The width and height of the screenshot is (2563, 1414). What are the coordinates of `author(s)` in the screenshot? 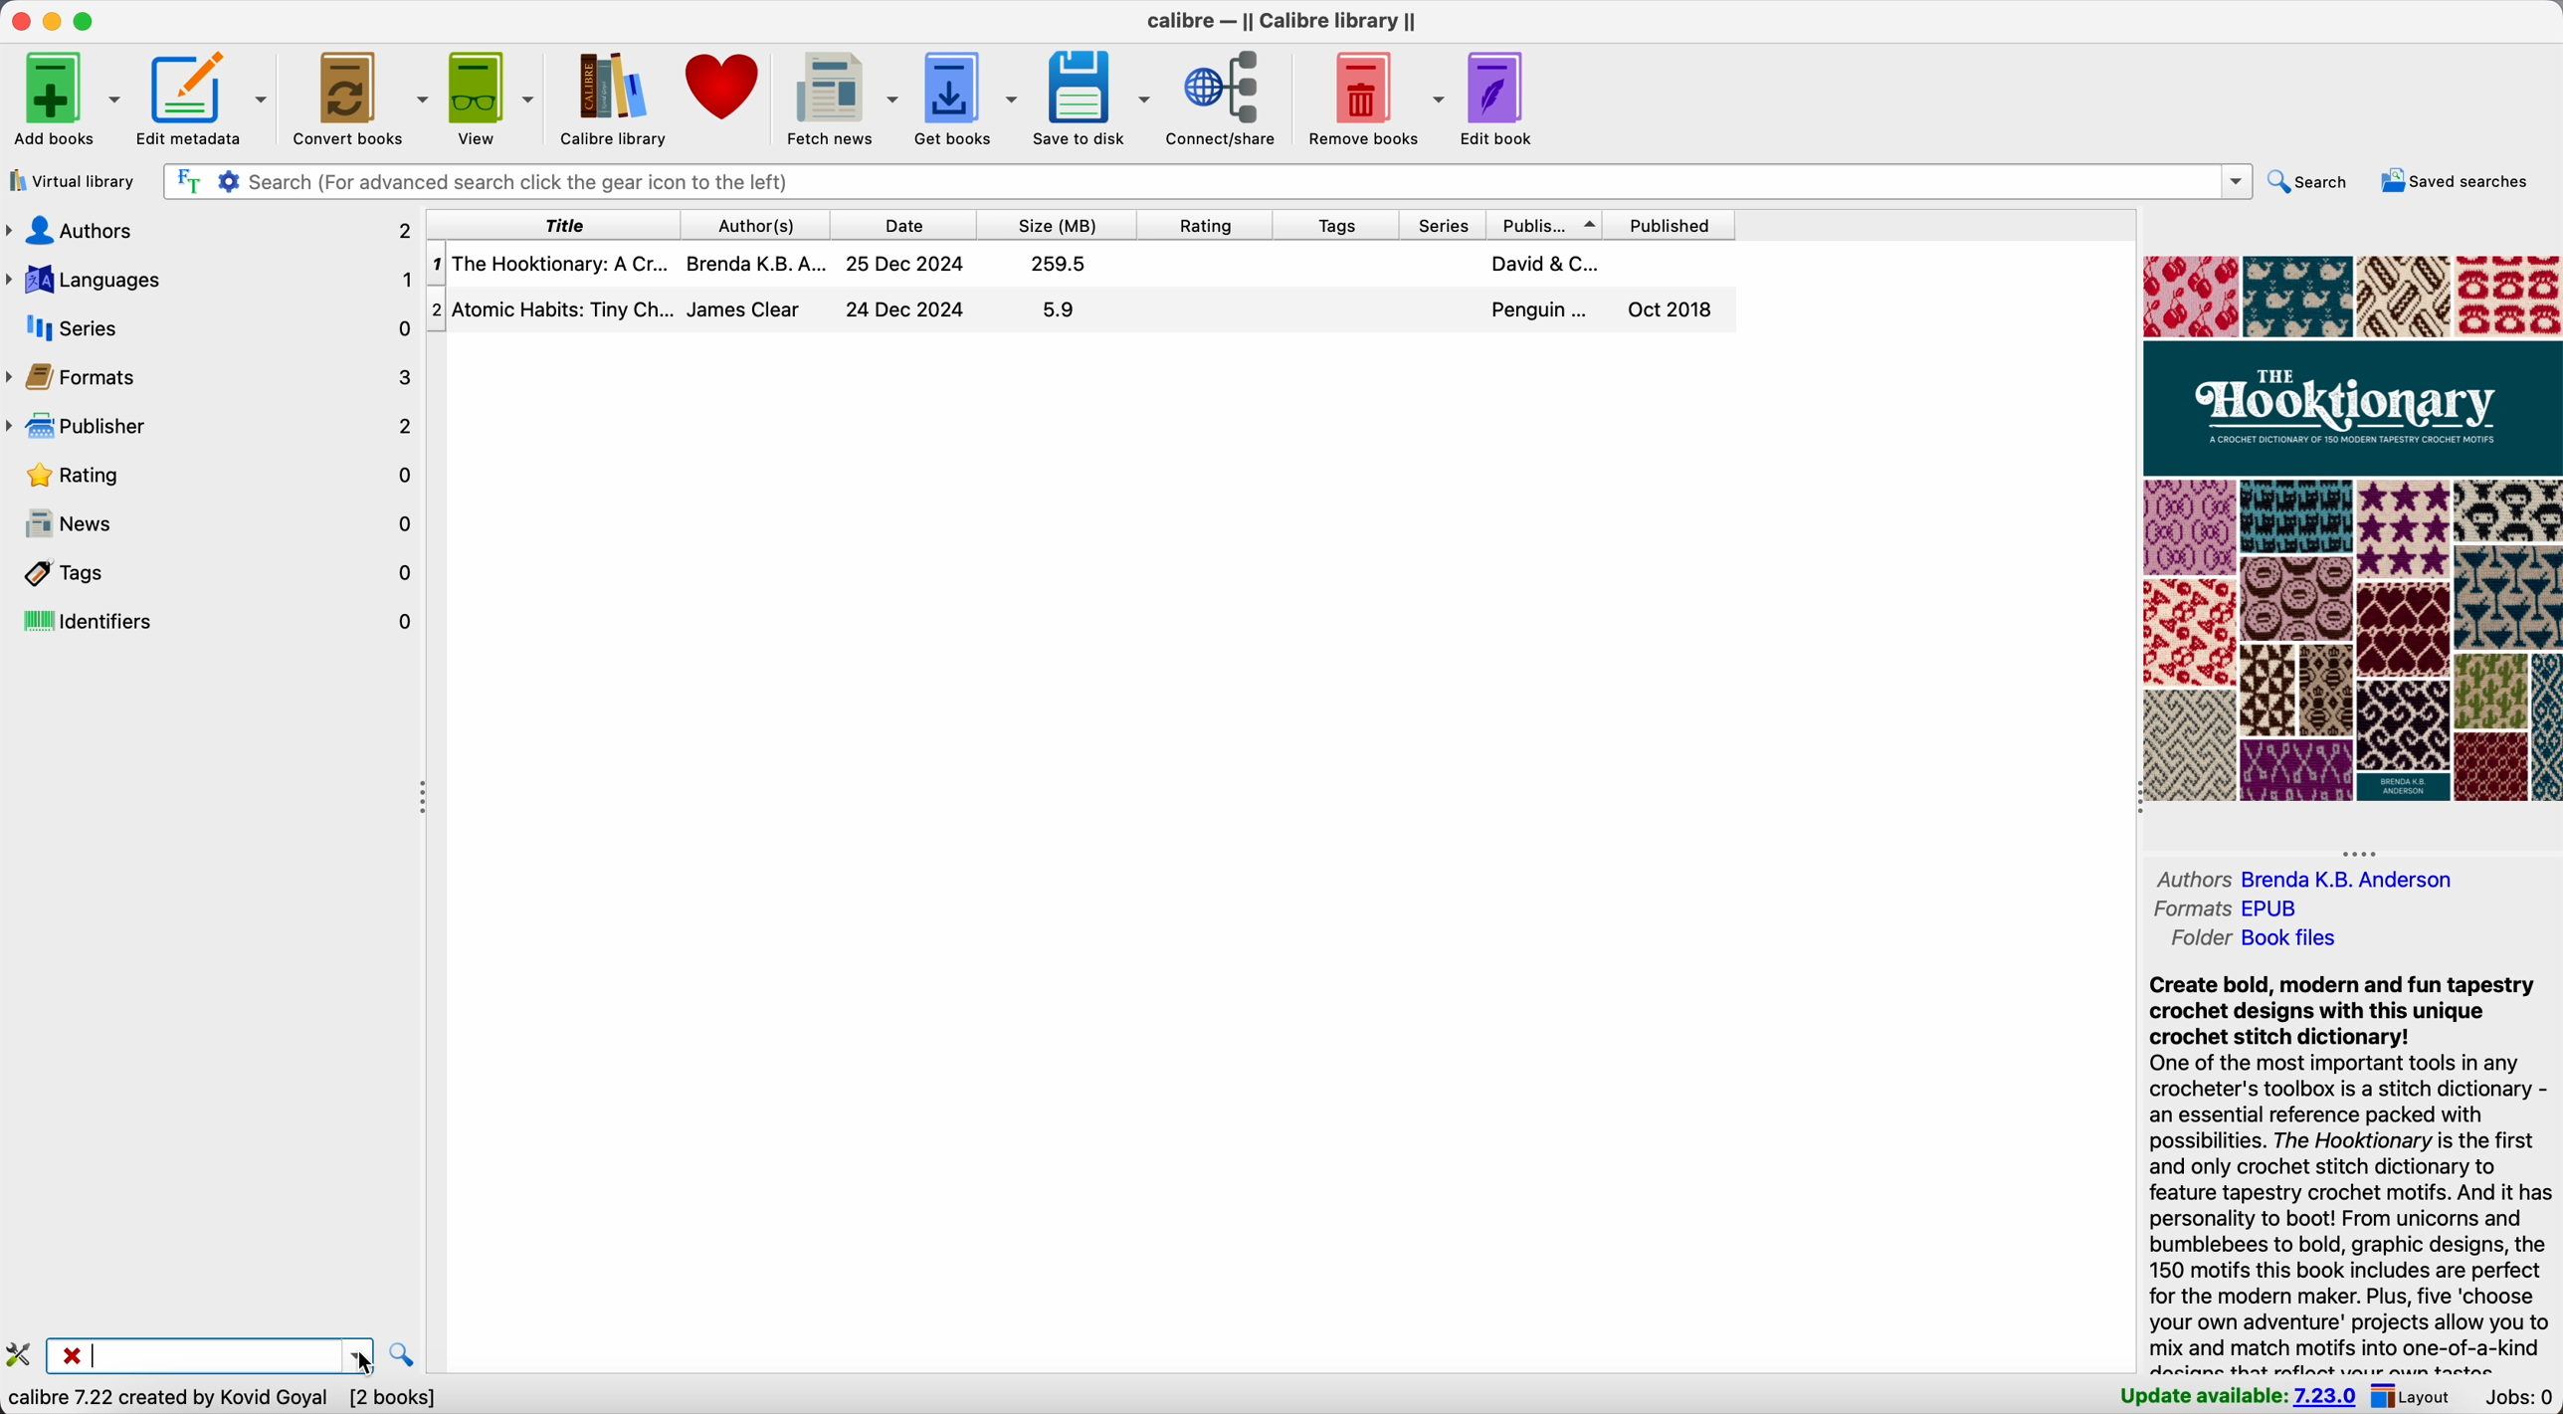 It's located at (763, 224).